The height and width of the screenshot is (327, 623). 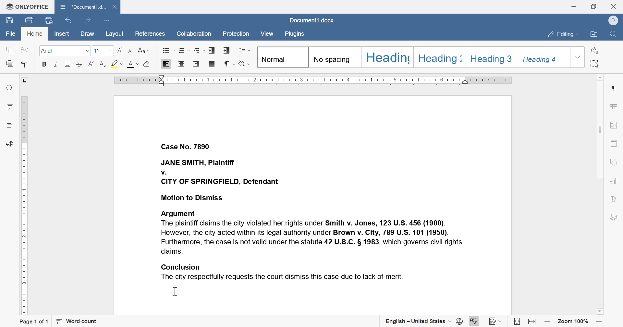 What do you see at coordinates (613, 181) in the screenshot?
I see `chart settings` at bounding box center [613, 181].